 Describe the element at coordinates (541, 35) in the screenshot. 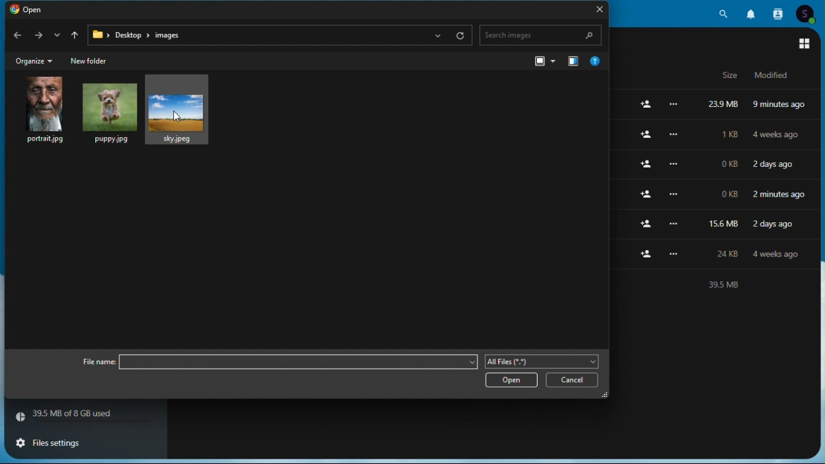

I see `Search images` at that location.